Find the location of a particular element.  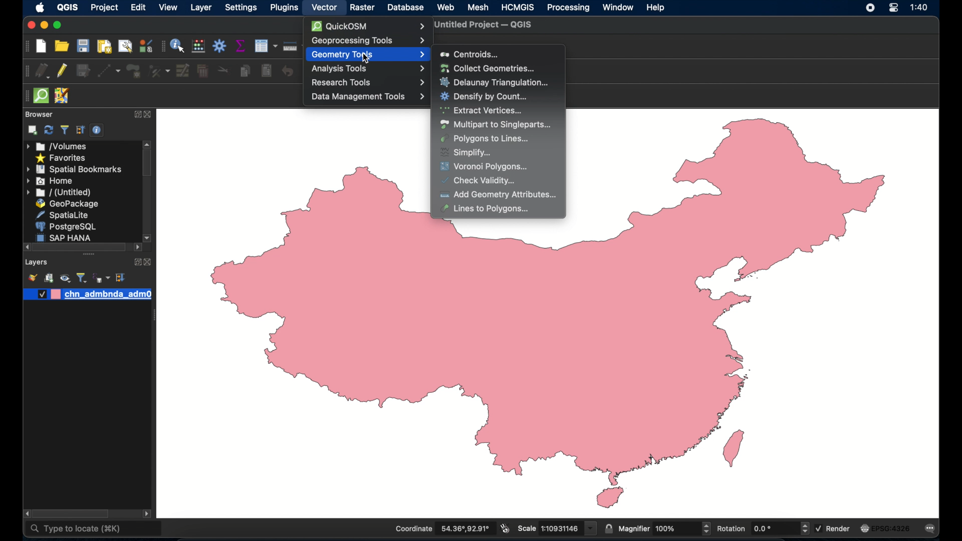

extract vertices is located at coordinates (482, 111).